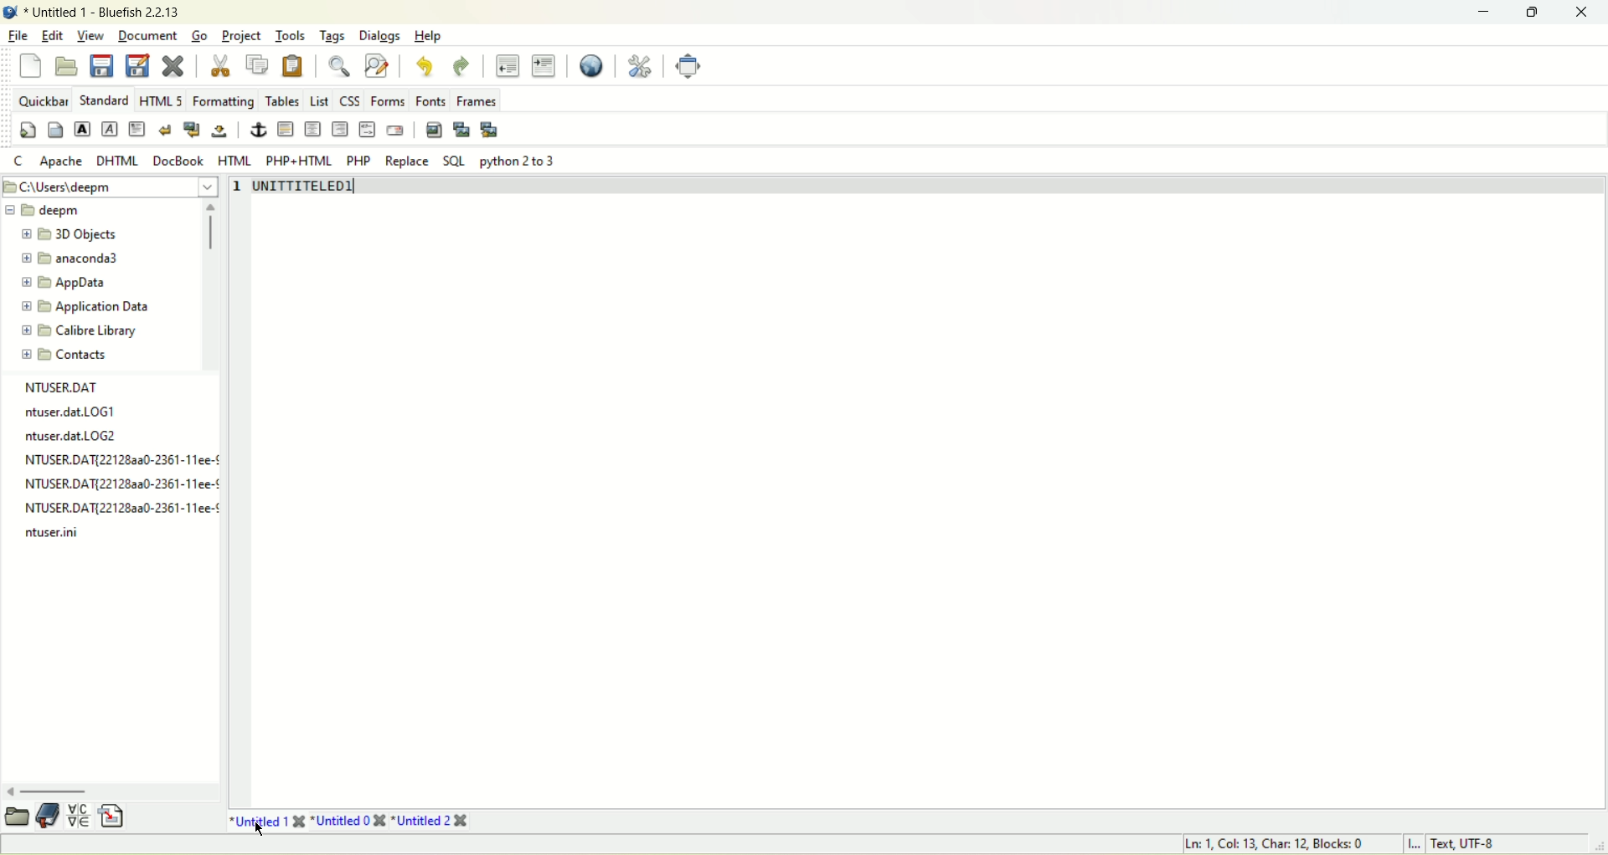  What do you see at coordinates (462, 65) in the screenshot?
I see `redo` at bounding box center [462, 65].